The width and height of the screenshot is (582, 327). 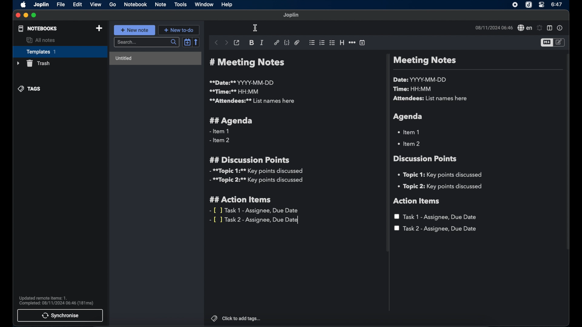 What do you see at coordinates (77, 4) in the screenshot?
I see `edit` at bounding box center [77, 4].